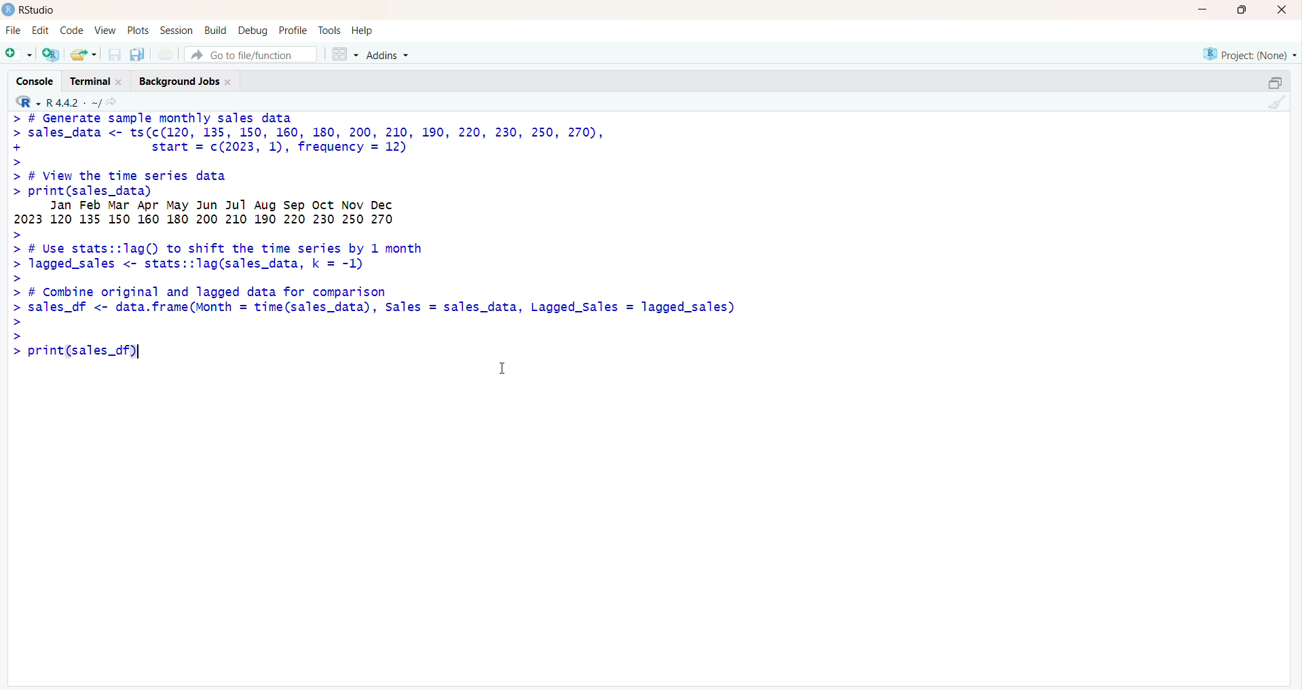 Image resolution: width=1302 pixels, height=690 pixels. Describe the element at coordinates (1241, 10) in the screenshot. I see `maximize` at that location.